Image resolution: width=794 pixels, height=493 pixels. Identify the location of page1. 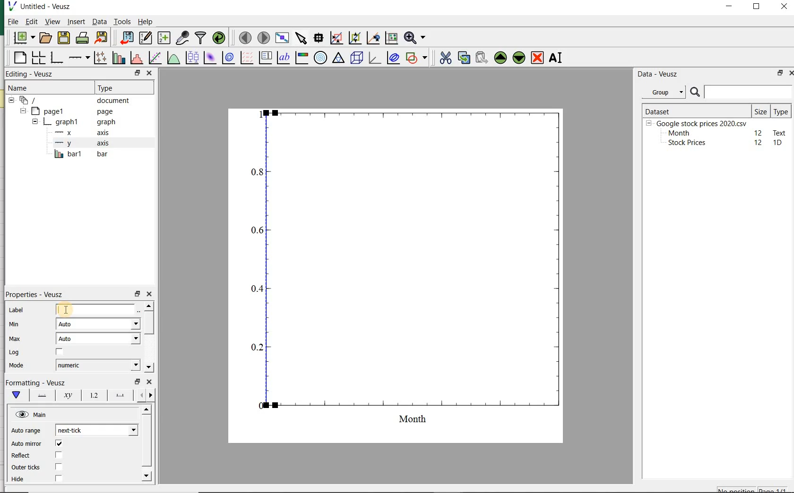
(69, 111).